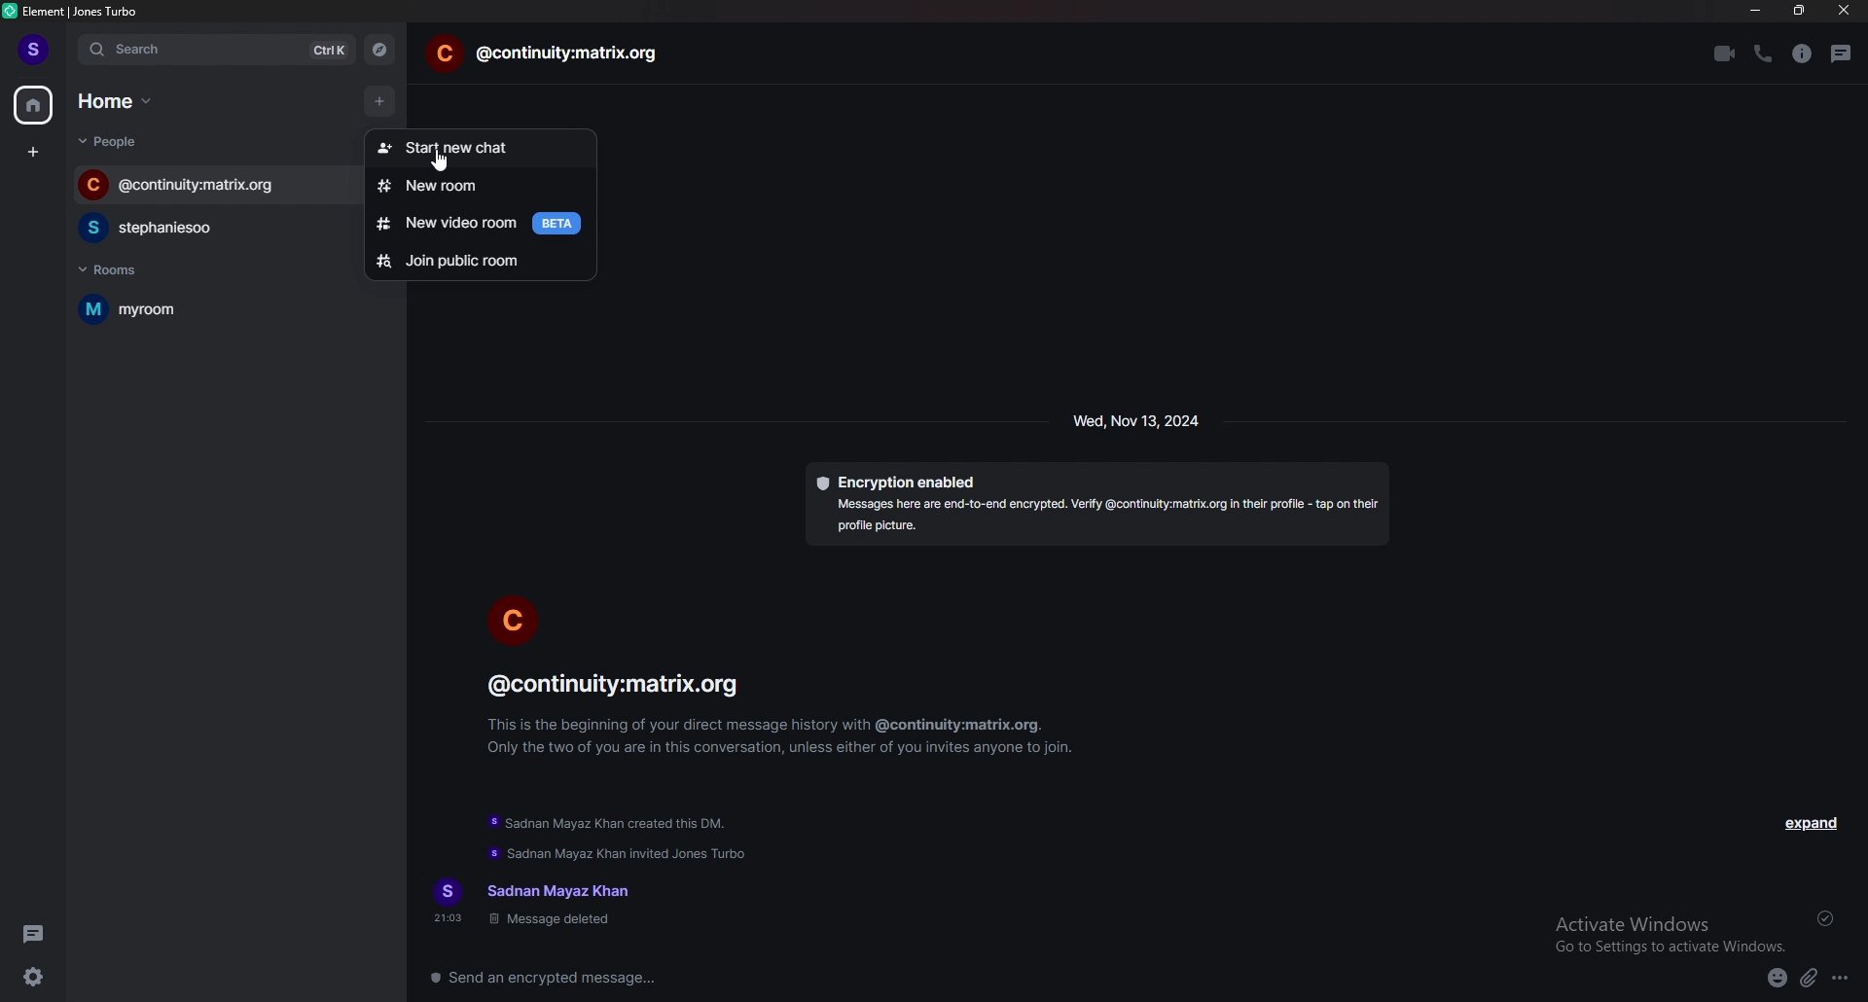  I want to click on close, so click(1843, 11).